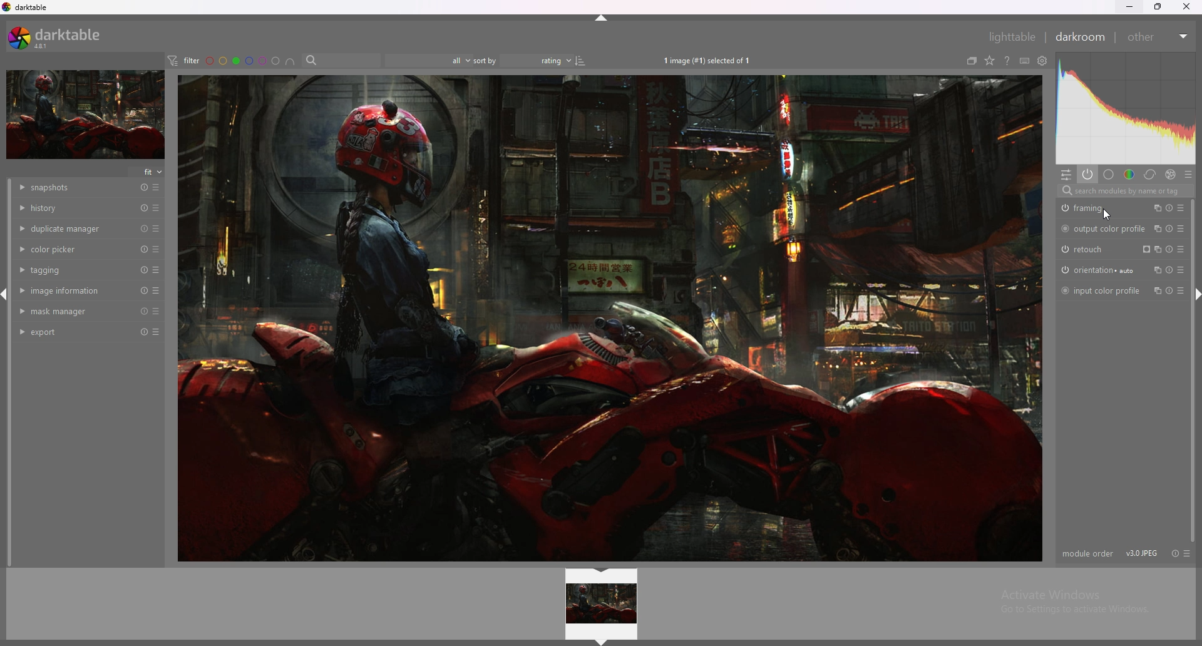 This screenshot has width=1202, height=646. I want to click on color picker, so click(74, 248).